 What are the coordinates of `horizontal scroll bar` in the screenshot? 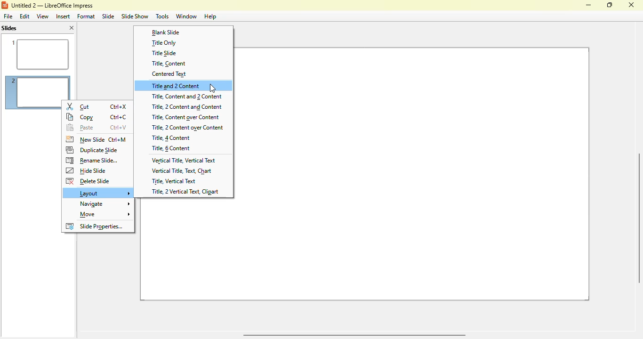 It's located at (353, 335).